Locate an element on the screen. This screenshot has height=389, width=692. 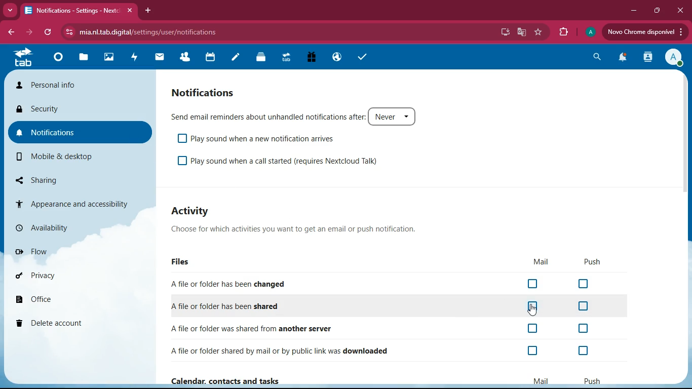
tab is located at coordinates (23, 58).